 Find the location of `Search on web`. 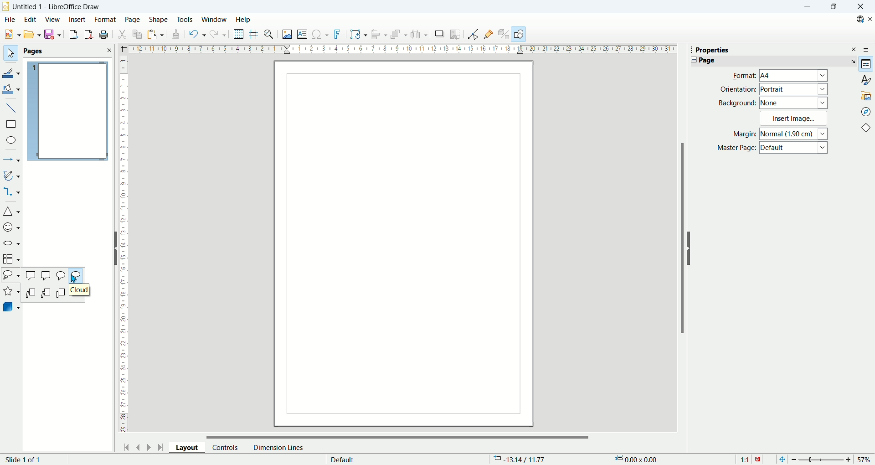

Search on web is located at coordinates (857, 19).